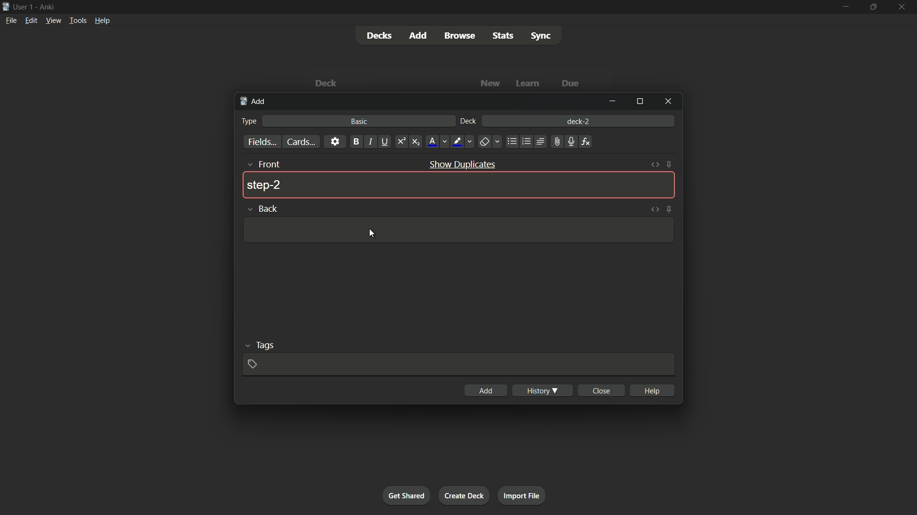  Describe the element at coordinates (569, 84) in the screenshot. I see `due` at that location.